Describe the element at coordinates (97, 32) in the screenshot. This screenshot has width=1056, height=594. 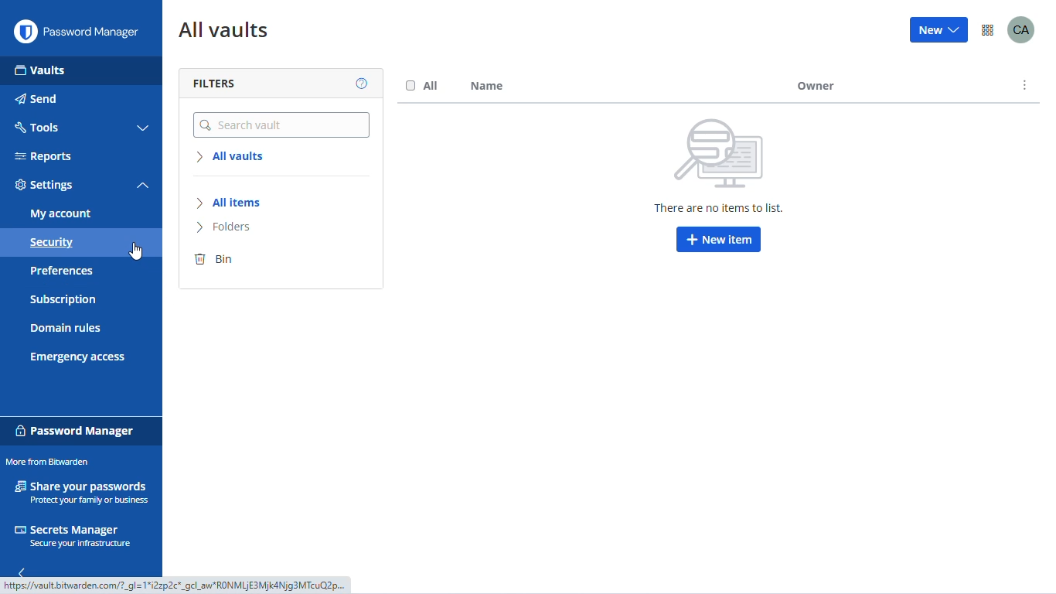
I see `password manager` at that location.